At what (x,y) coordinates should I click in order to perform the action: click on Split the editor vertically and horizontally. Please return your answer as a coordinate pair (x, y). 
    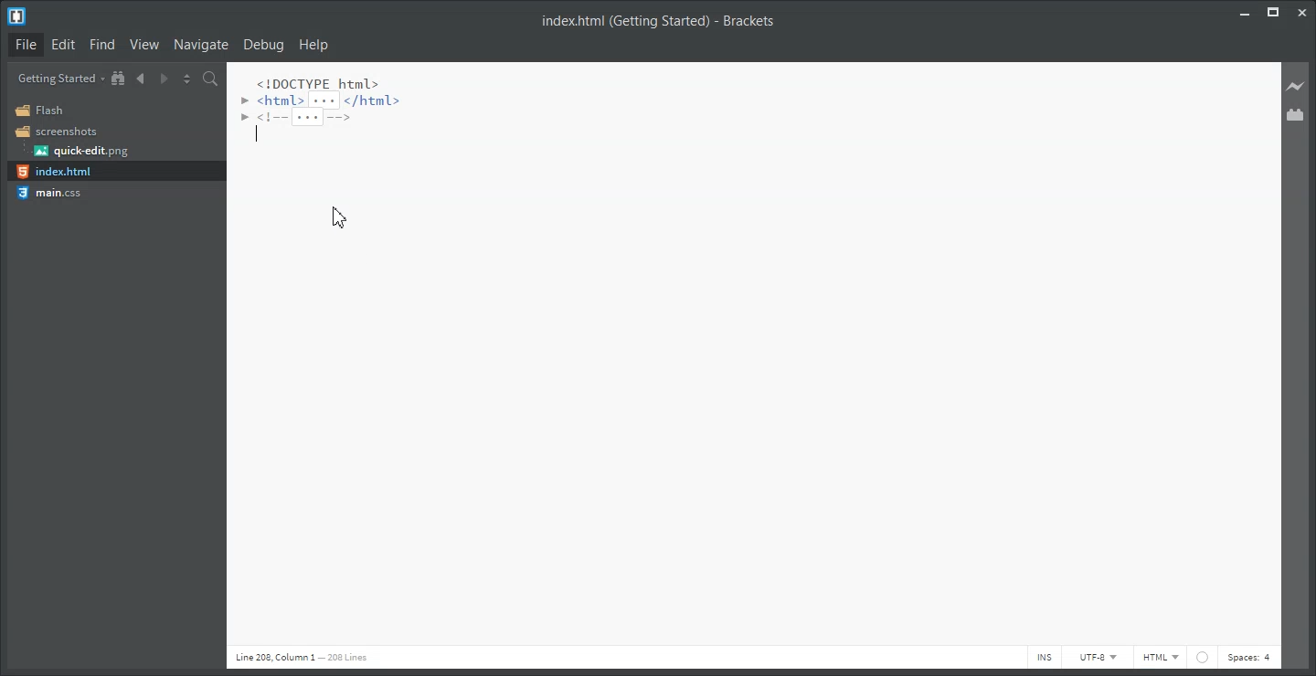
    Looking at the image, I should click on (186, 79).